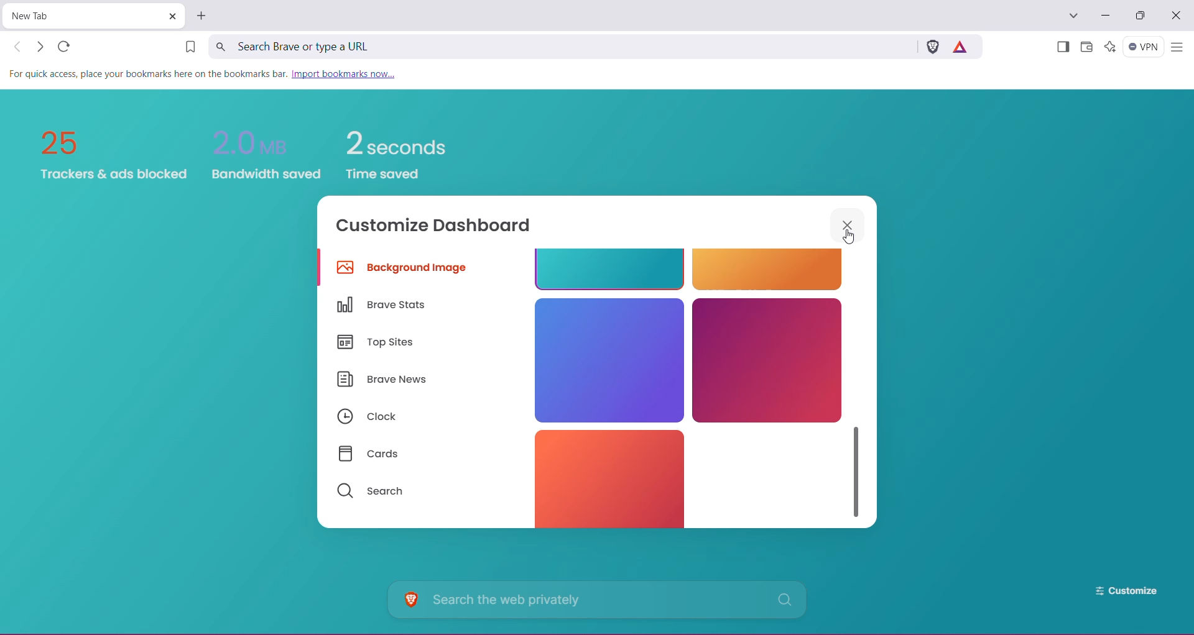  I want to click on Close, so click(849, 224).